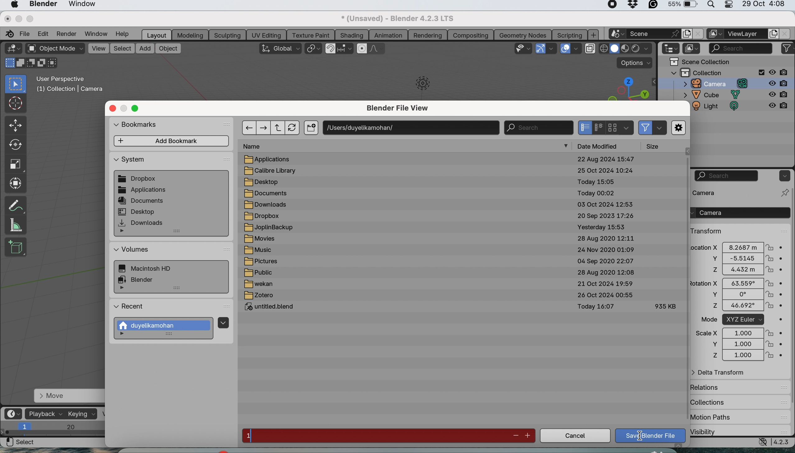 This screenshot has width=795, height=453. Describe the element at coordinates (653, 33) in the screenshot. I see `scene` at that location.